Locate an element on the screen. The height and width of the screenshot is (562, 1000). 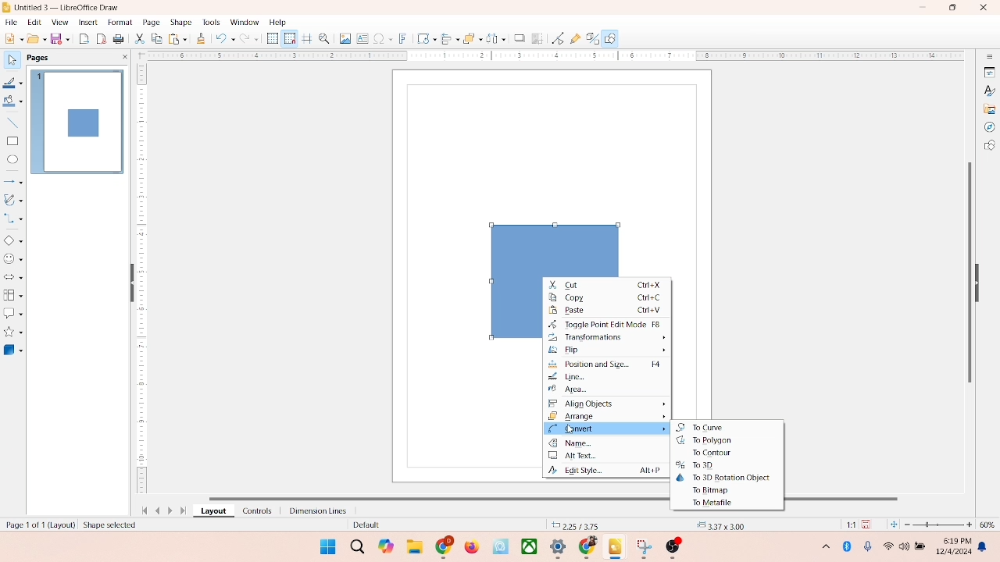
zoom percentage is located at coordinates (990, 525).